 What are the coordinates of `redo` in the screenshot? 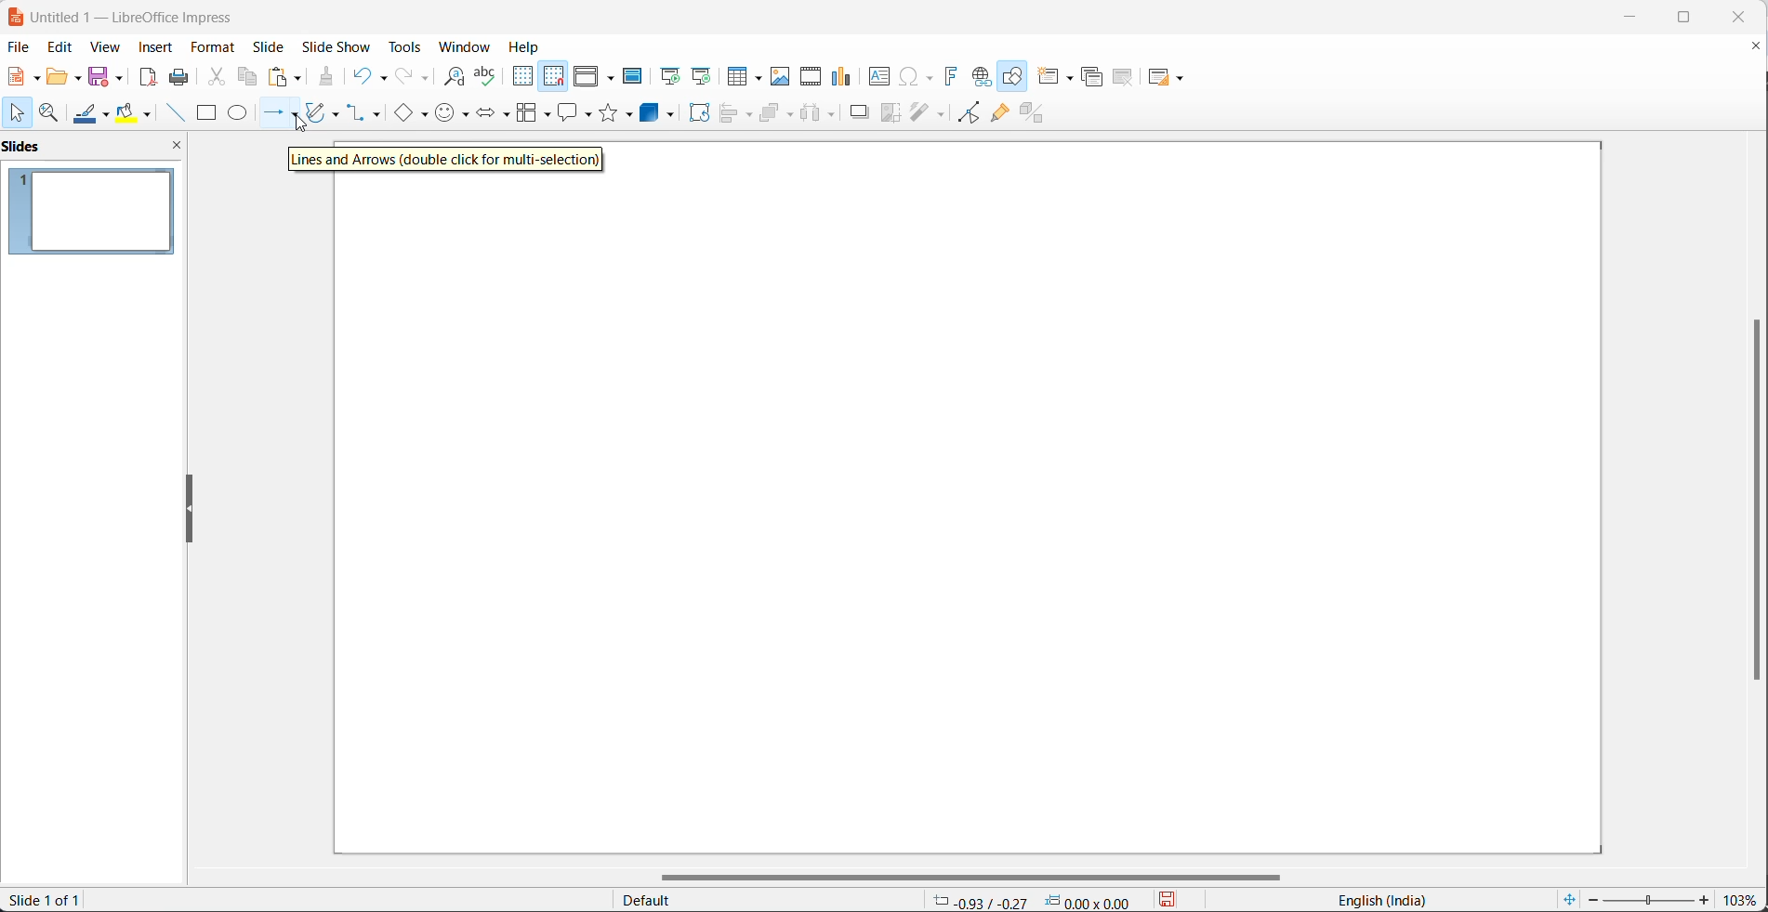 It's located at (409, 77).